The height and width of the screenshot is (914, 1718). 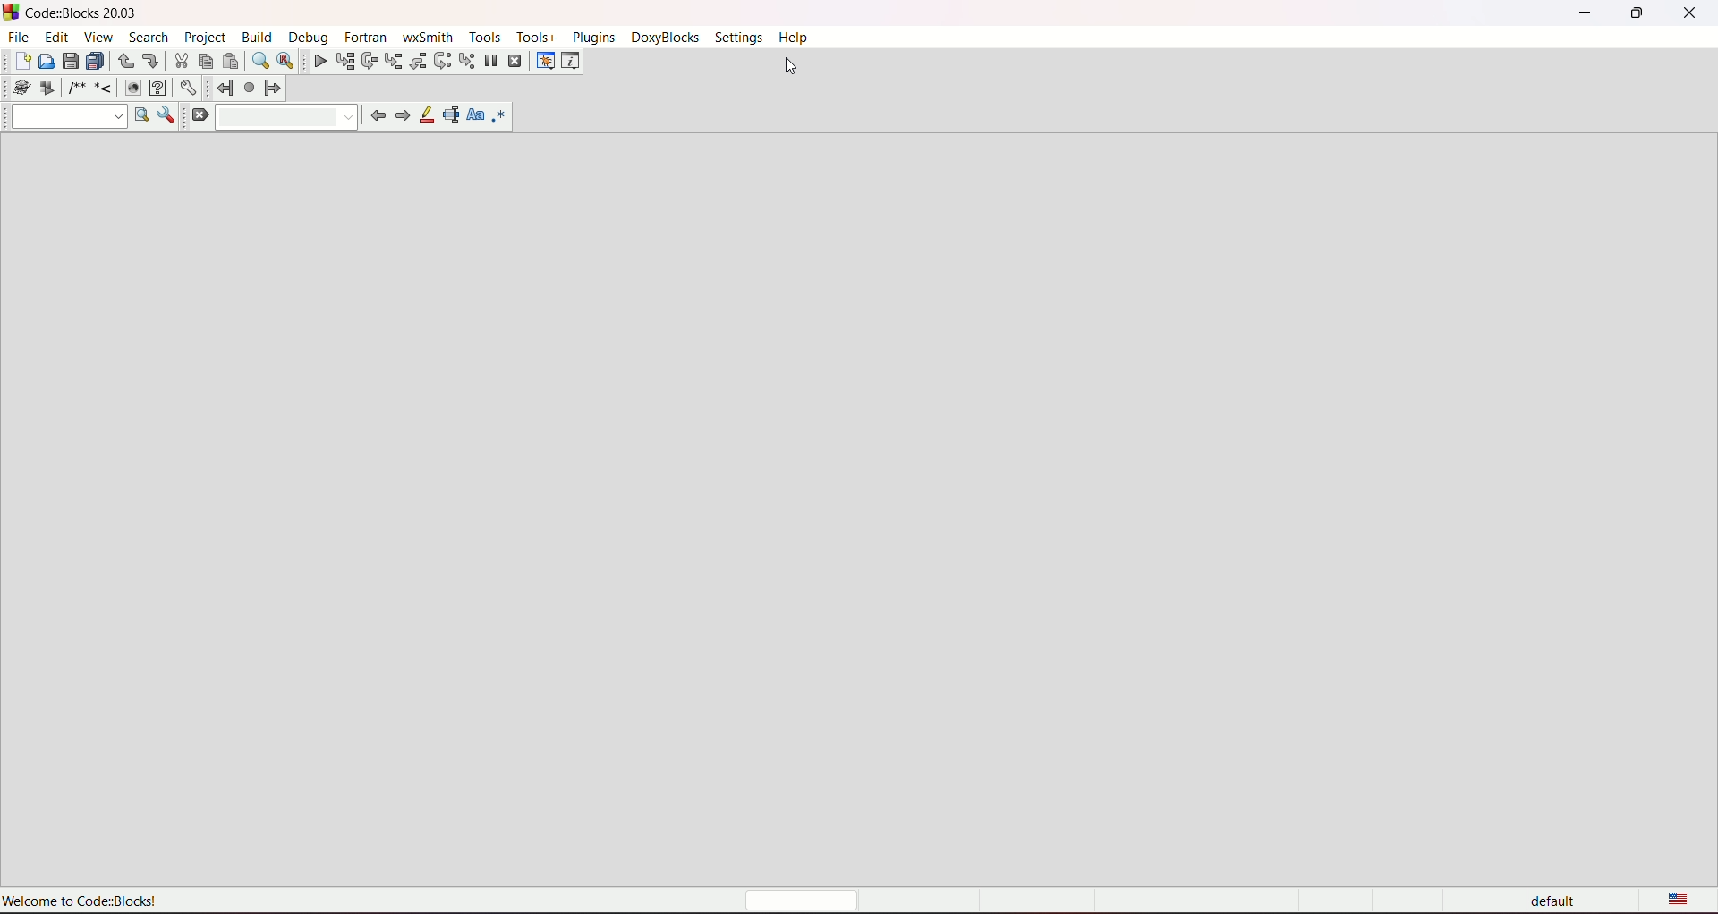 I want to click on debug, so click(x=318, y=60).